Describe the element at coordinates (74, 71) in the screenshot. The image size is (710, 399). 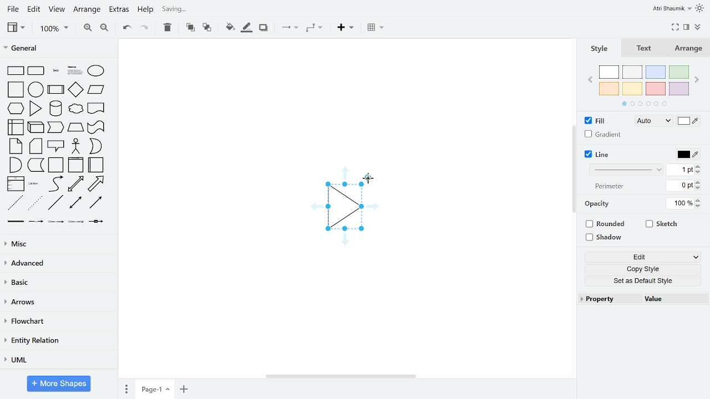
I see `heading` at that location.